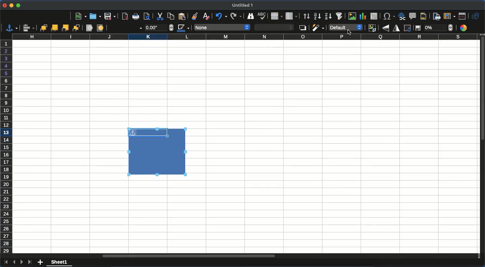 The image size is (485, 267). I want to click on close, so click(4, 5).